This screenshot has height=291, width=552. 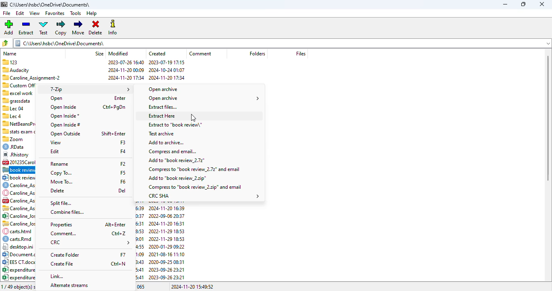 What do you see at coordinates (61, 173) in the screenshot?
I see `copy to` at bounding box center [61, 173].